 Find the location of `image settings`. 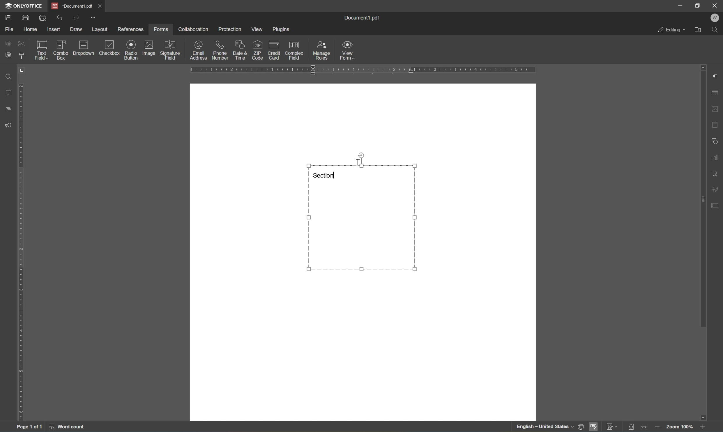

image settings is located at coordinates (715, 110).